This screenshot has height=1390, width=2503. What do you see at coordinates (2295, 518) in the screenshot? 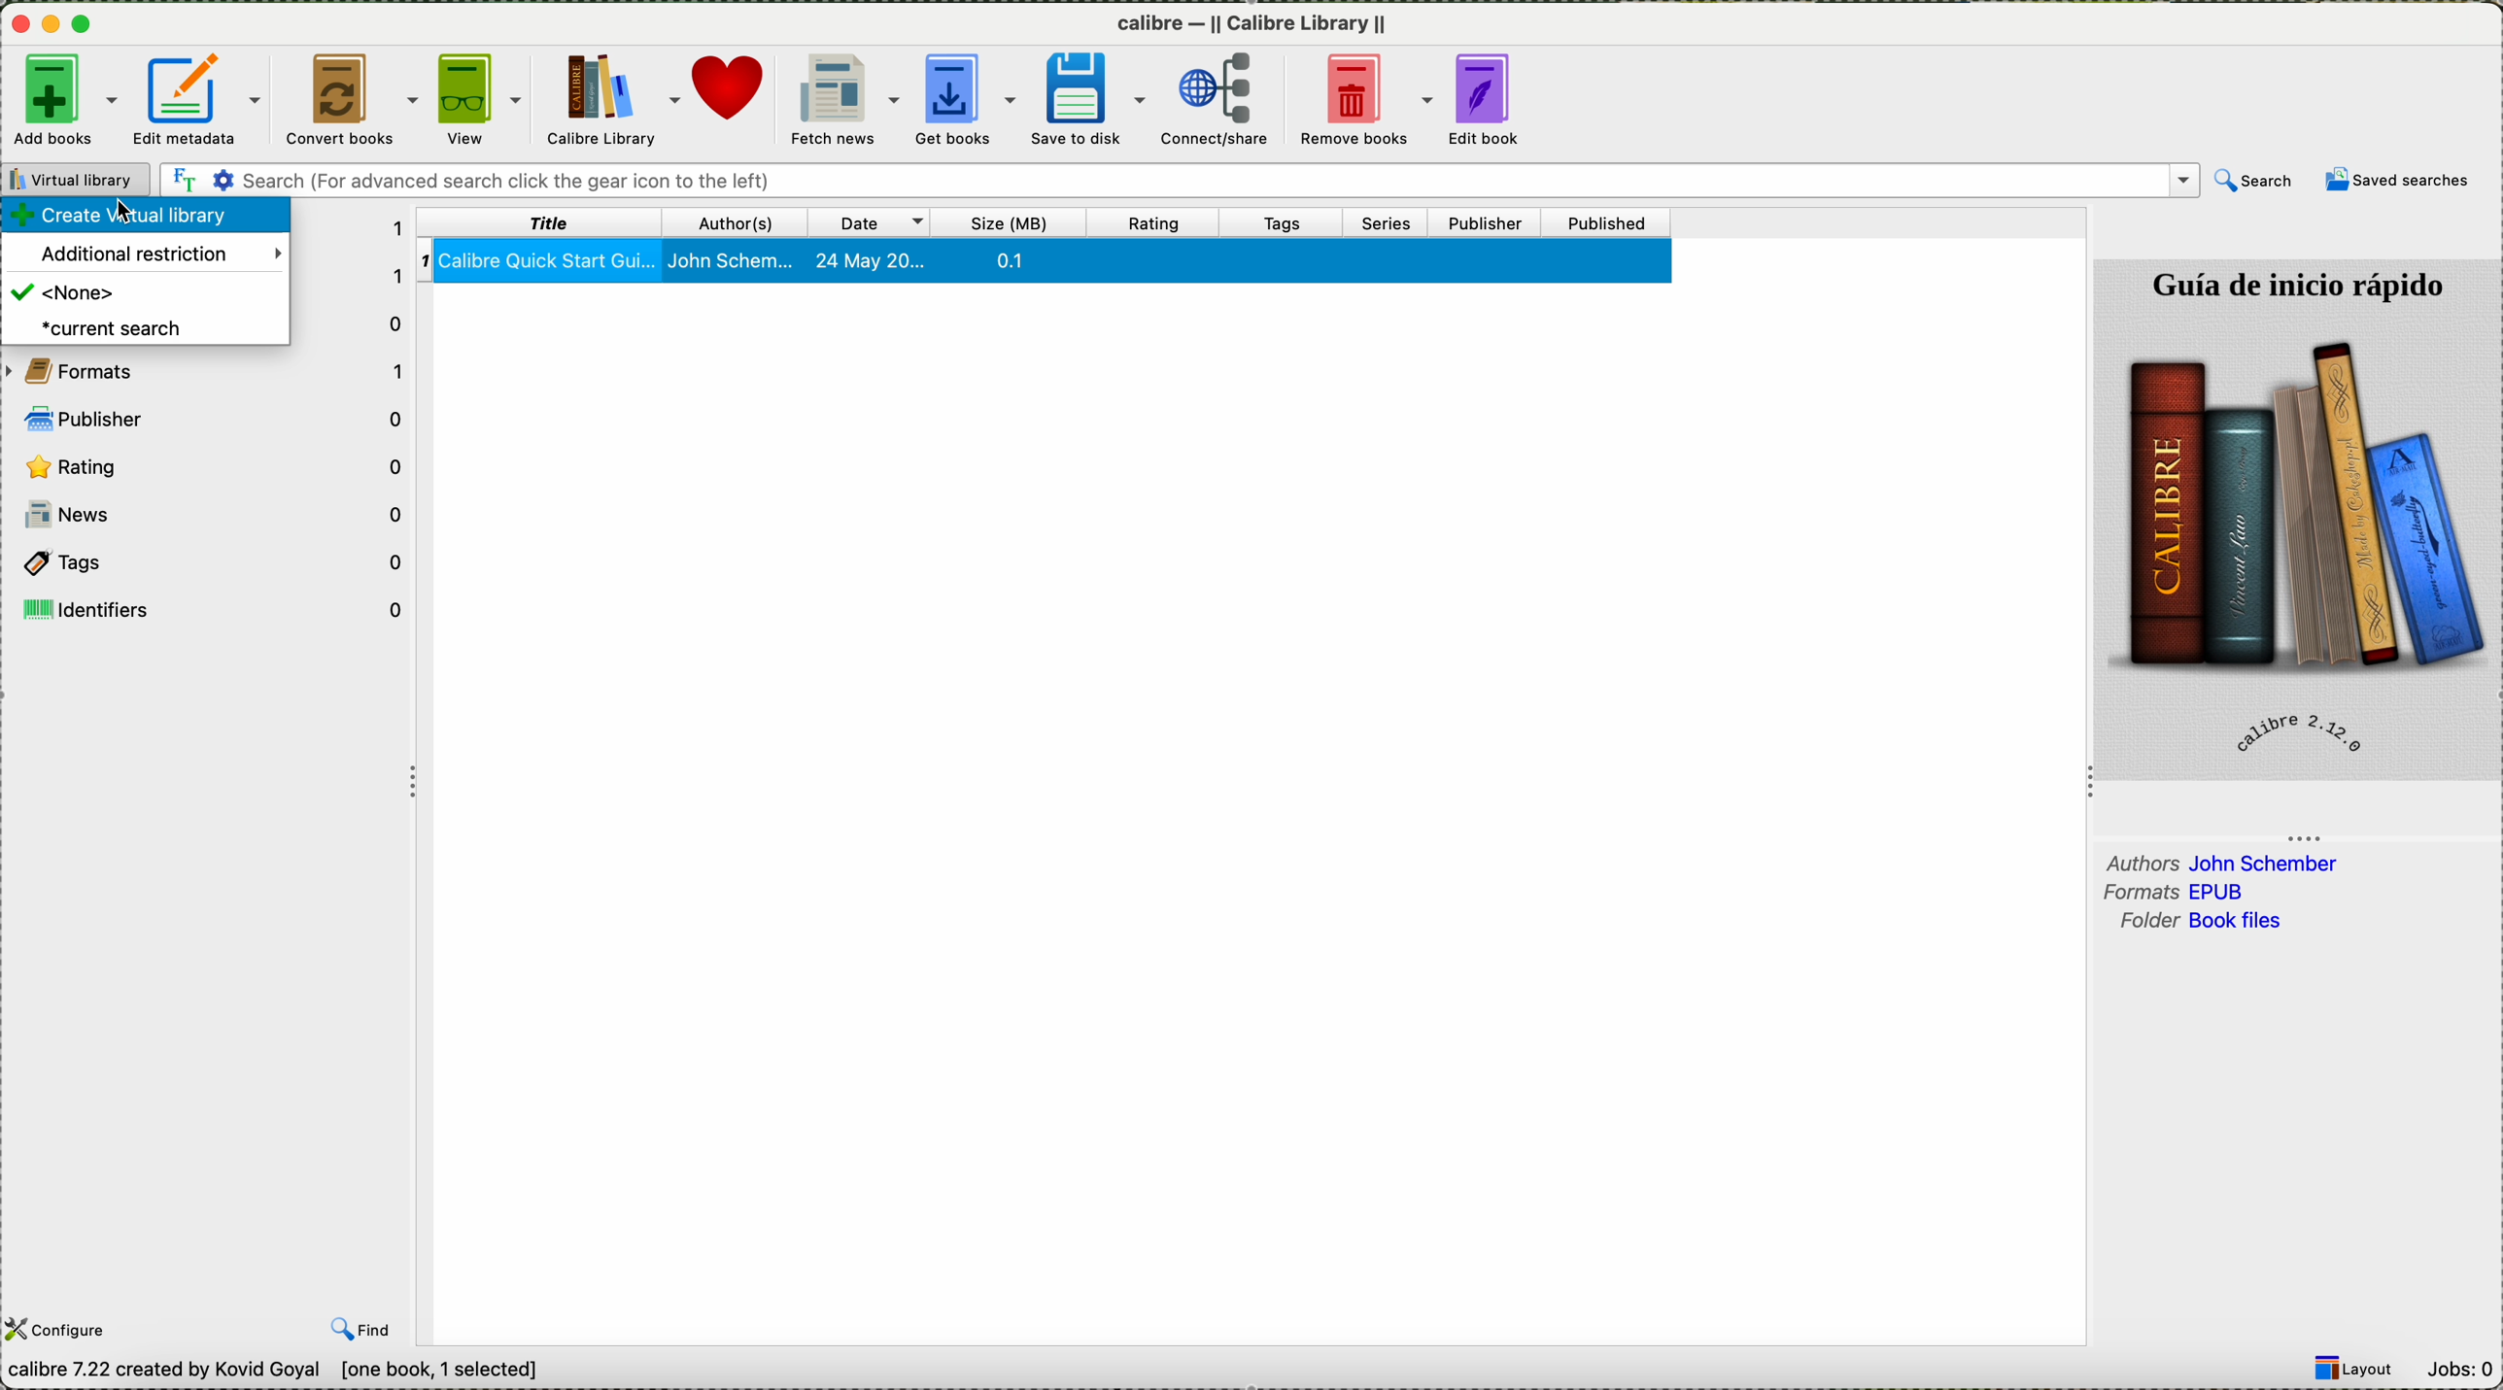
I see `calibre quick start guide preview` at bounding box center [2295, 518].